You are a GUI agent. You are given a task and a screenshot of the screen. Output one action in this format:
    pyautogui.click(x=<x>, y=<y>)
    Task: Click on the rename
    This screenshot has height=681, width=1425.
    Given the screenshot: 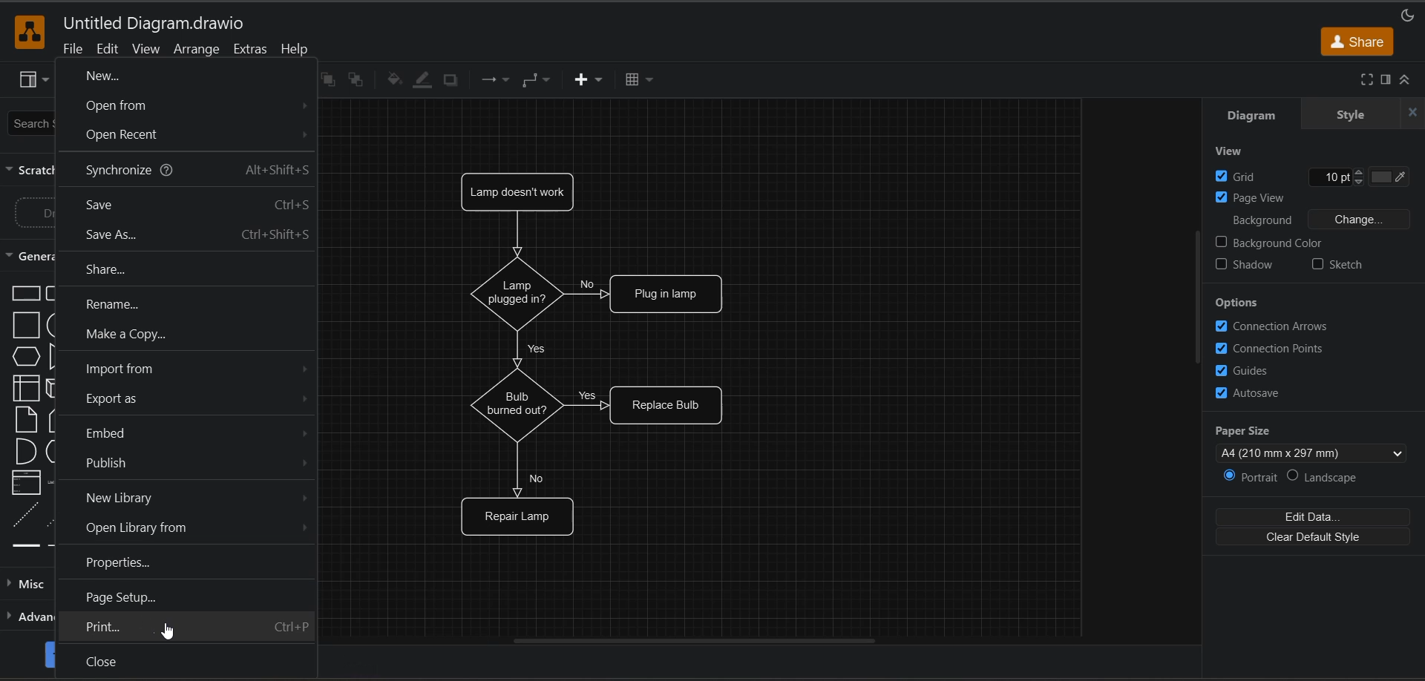 What is the action you would take?
    pyautogui.click(x=141, y=304)
    